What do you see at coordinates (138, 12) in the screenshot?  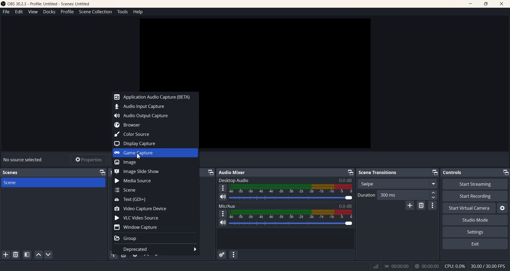 I see `Help` at bounding box center [138, 12].